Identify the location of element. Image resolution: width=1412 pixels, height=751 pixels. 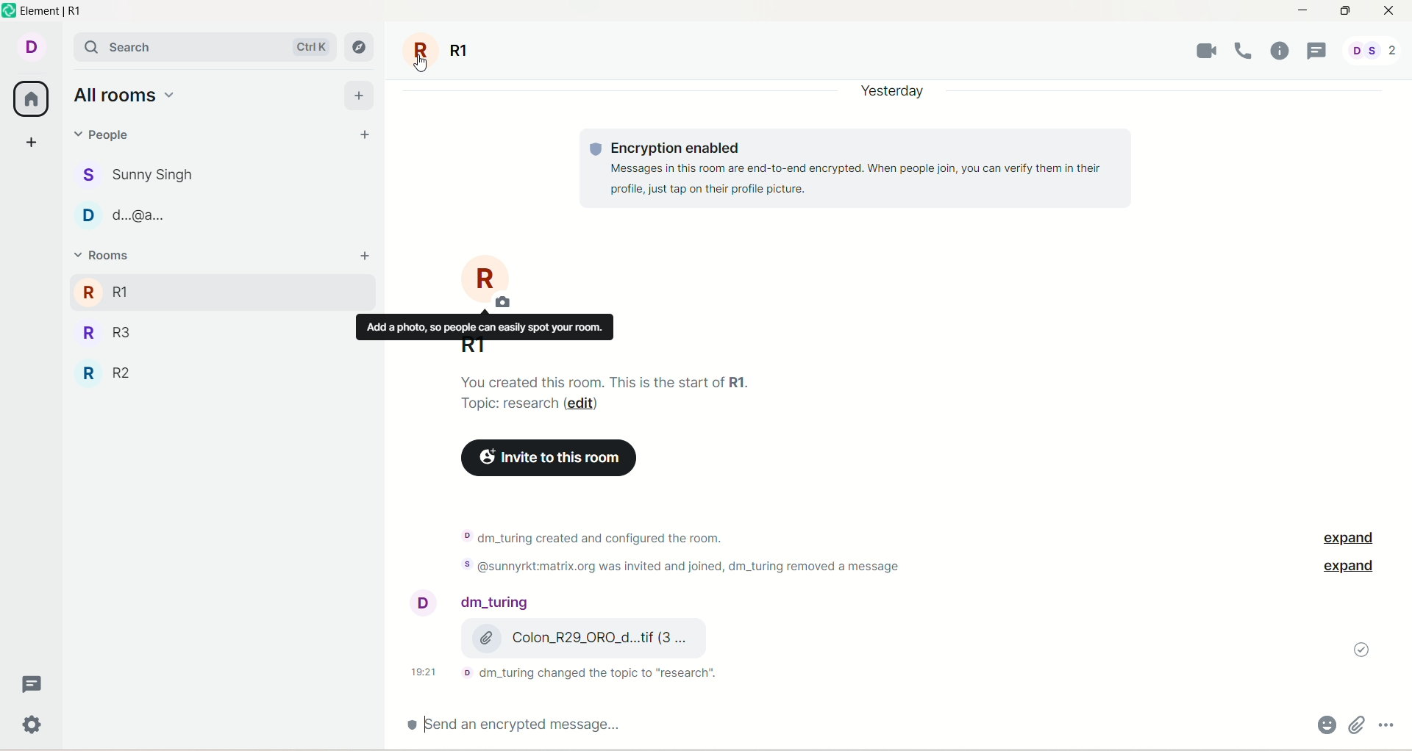
(67, 11).